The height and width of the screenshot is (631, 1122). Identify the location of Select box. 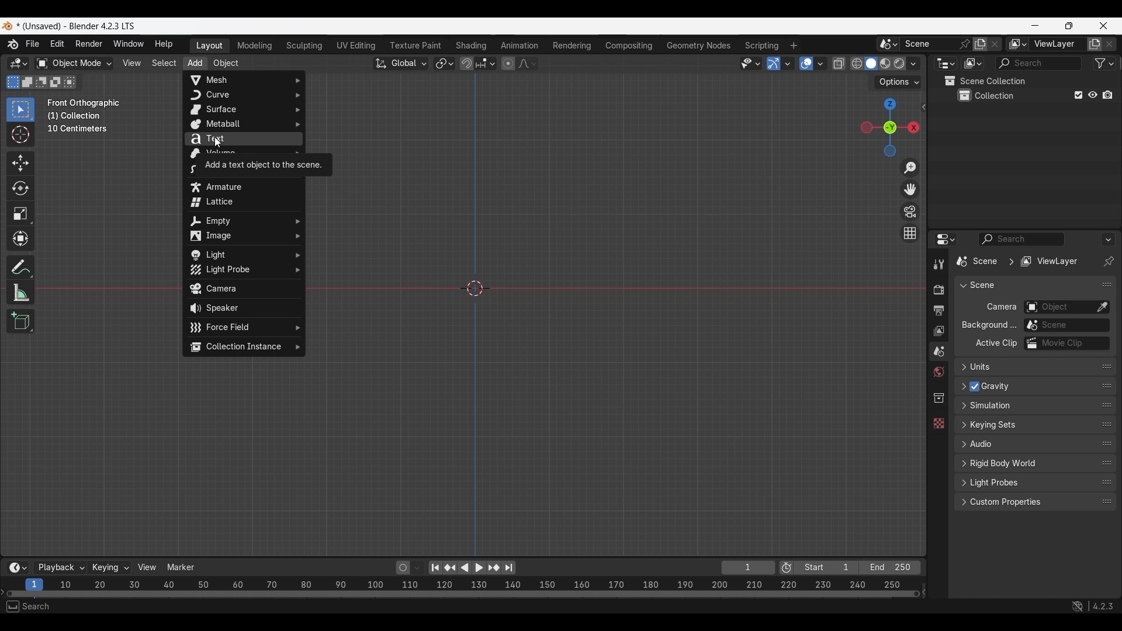
(20, 109).